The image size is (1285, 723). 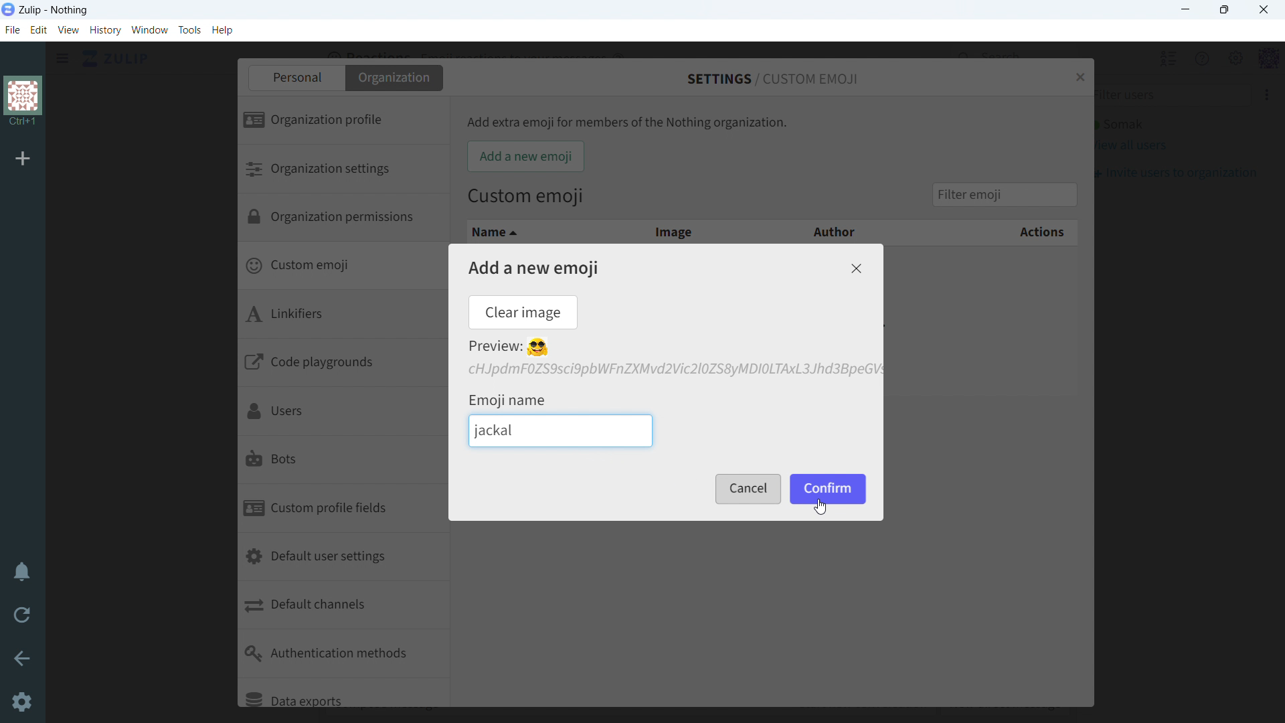 I want to click on minimize, so click(x=1187, y=9).